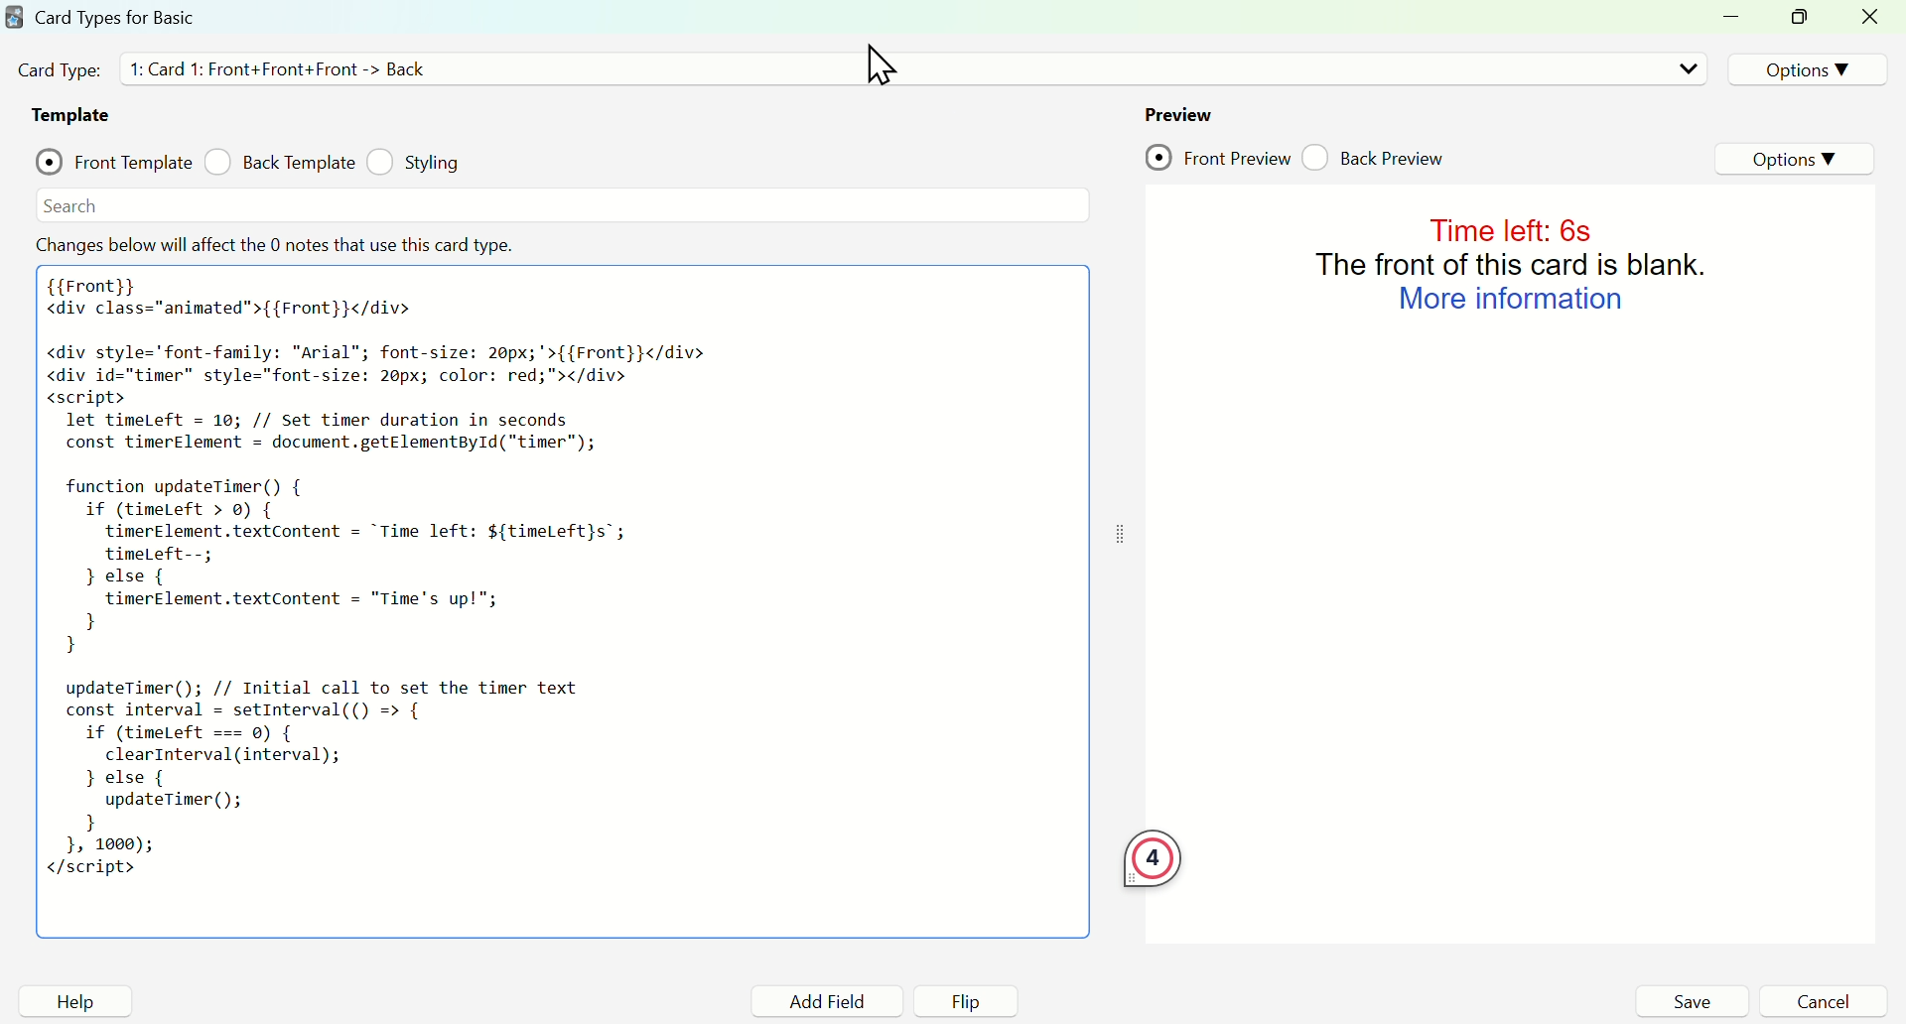  Describe the element at coordinates (71, 205) in the screenshot. I see `Search` at that location.